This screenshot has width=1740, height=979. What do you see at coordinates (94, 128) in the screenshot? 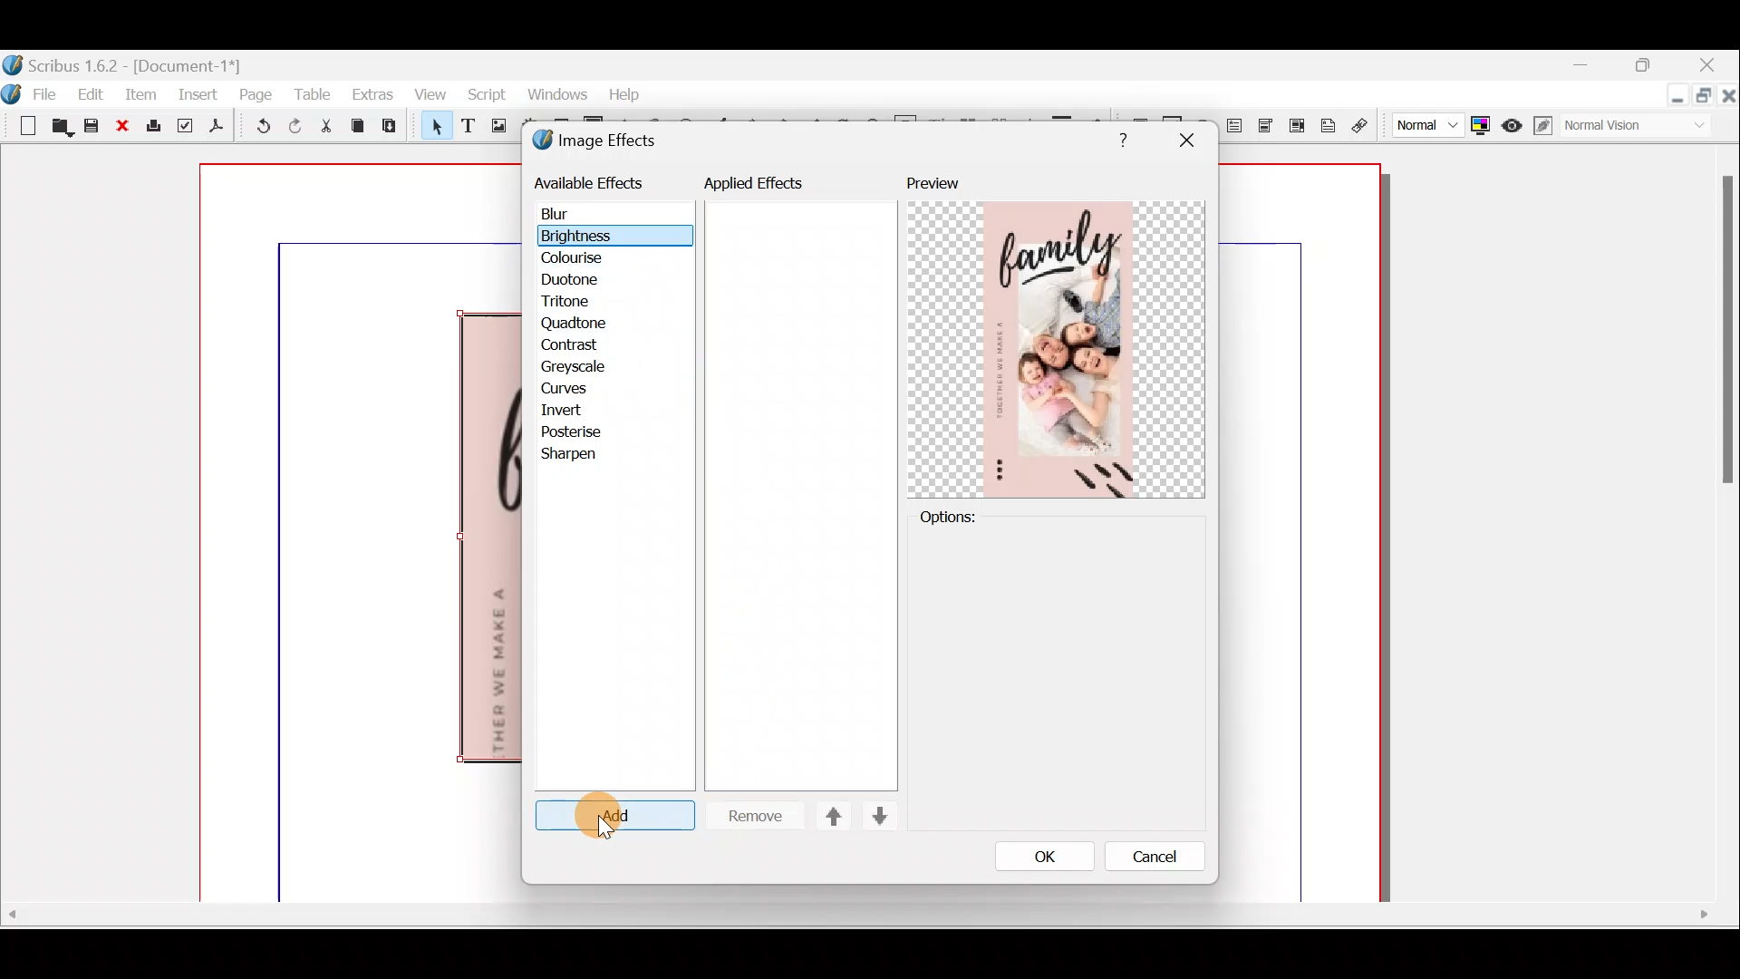
I see `Save` at bounding box center [94, 128].